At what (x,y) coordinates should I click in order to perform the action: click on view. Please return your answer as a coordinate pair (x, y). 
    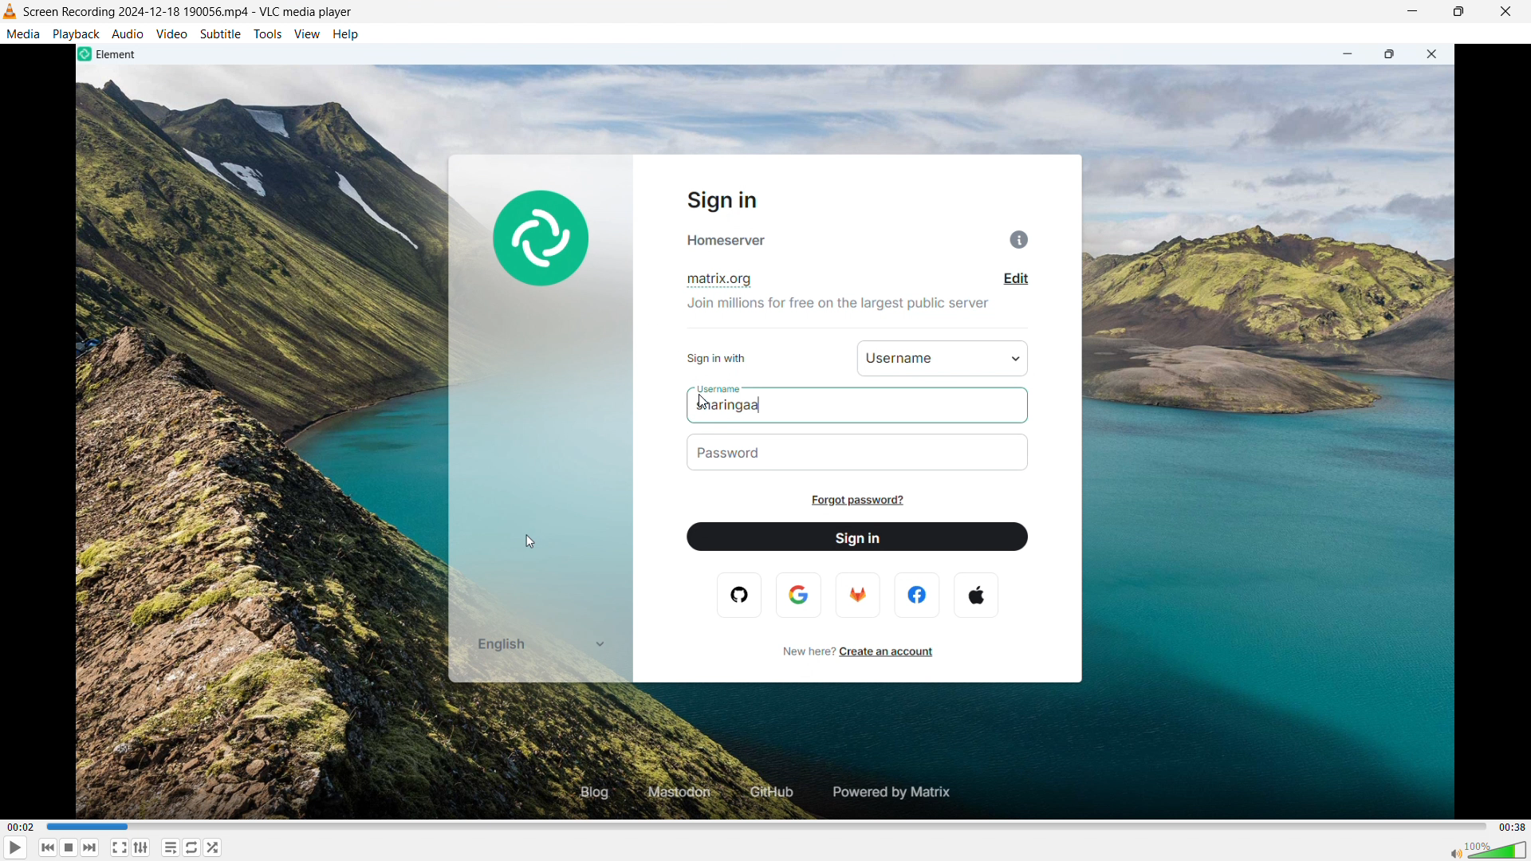
    Looking at the image, I should click on (308, 34).